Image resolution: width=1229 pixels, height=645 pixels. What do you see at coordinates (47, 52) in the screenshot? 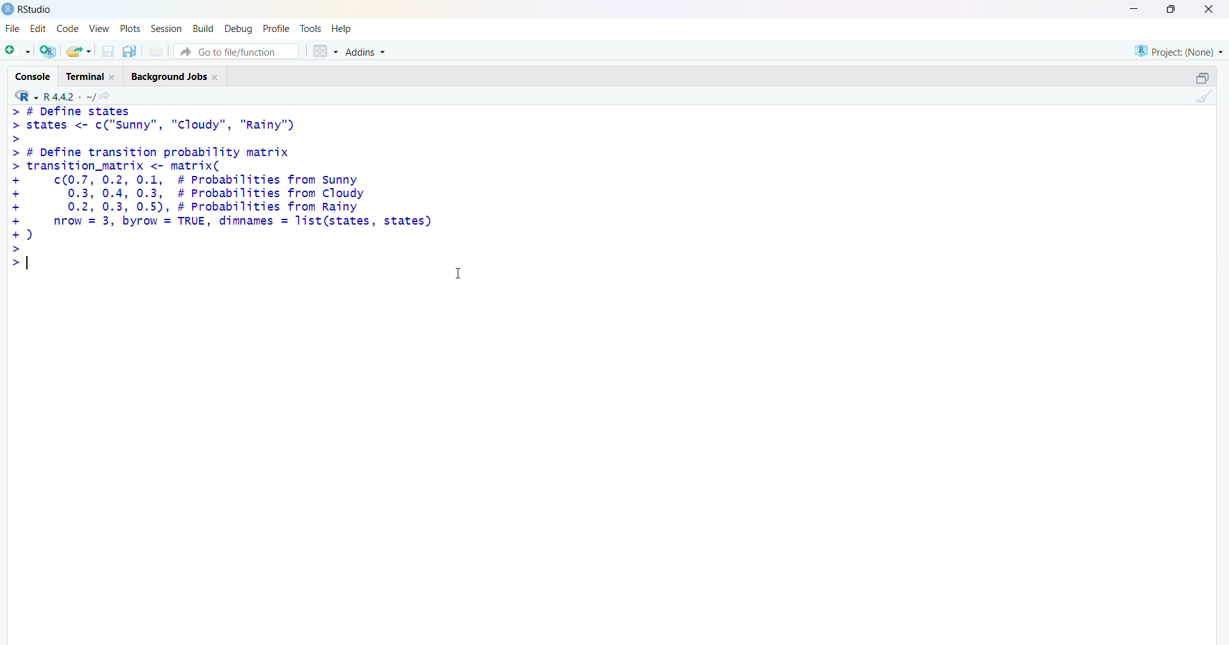
I see `create a project` at bounding box center [47, 52].